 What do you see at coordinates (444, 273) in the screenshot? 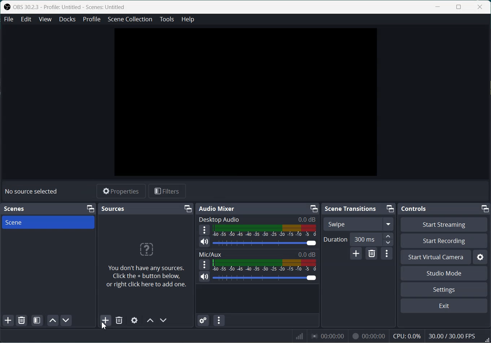
I see `Studio Mode` at bounding box center [444, 273].